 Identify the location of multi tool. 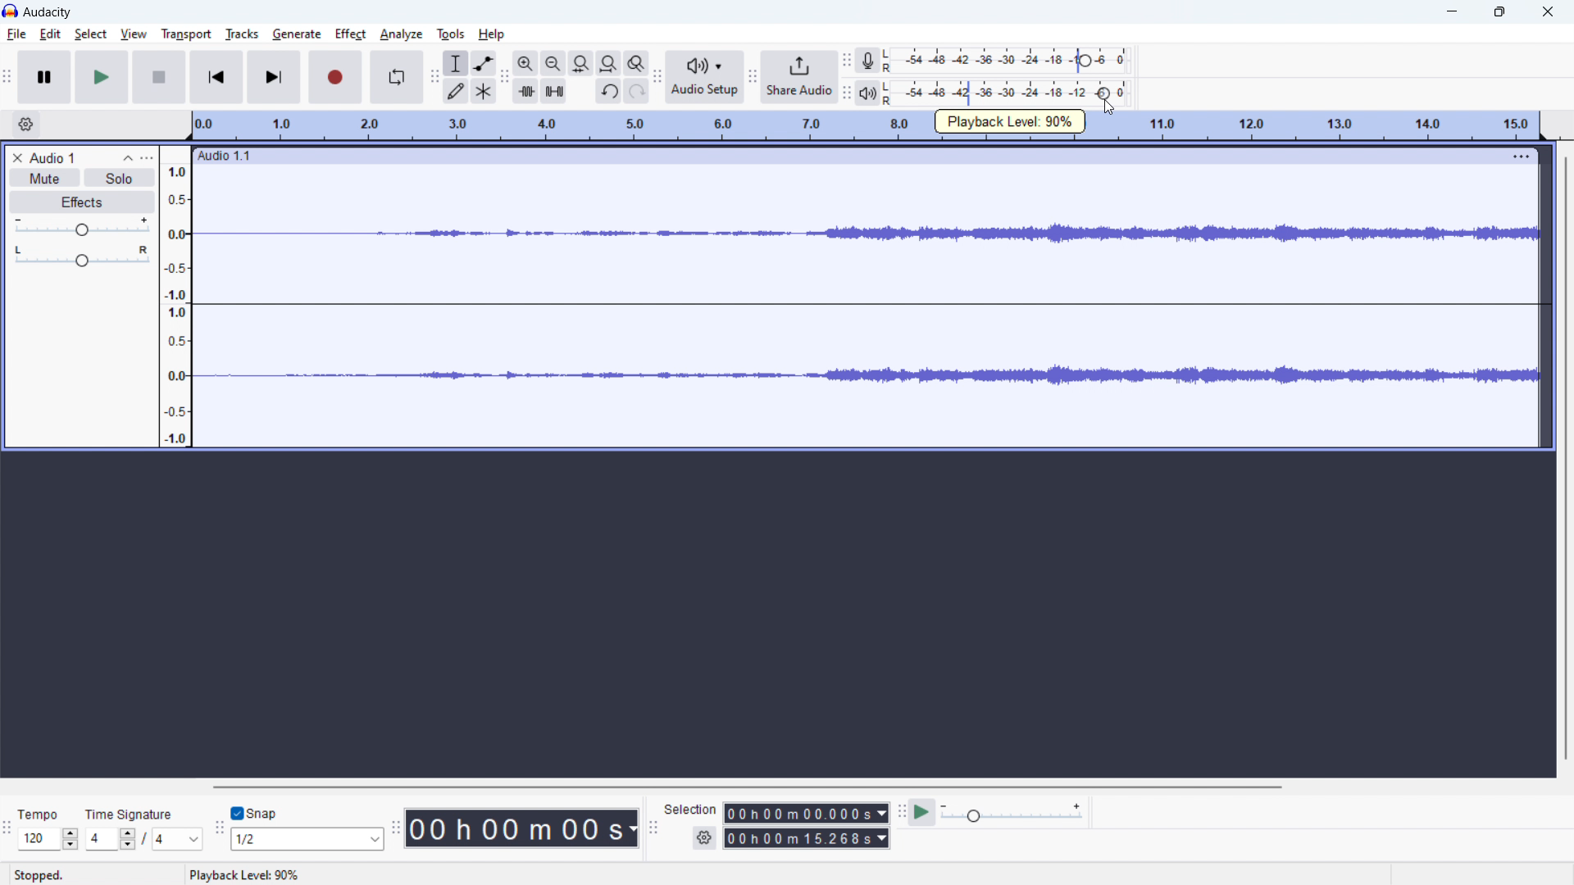
(484, 91).